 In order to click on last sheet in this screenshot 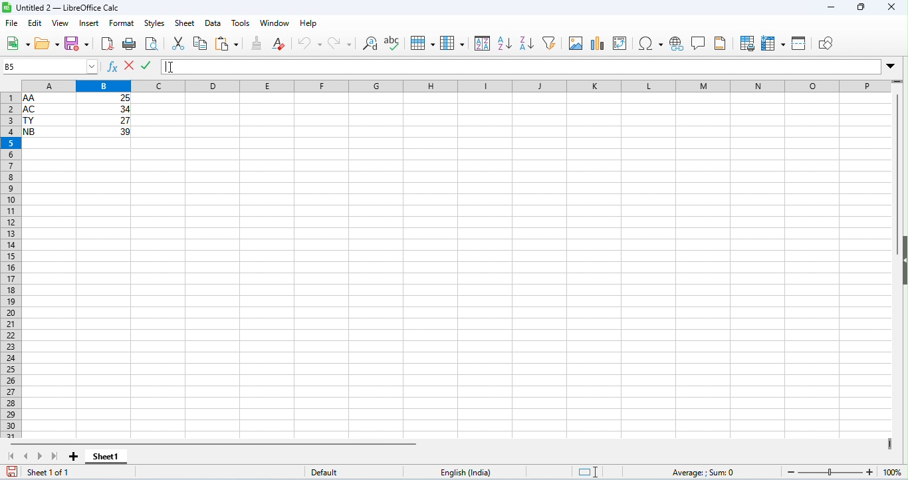, I will do `click(53, 455)`.